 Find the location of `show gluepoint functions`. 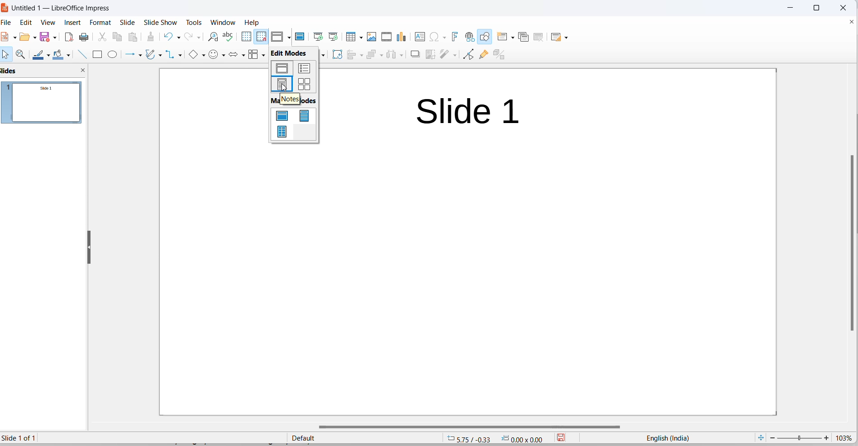

show gluepoint functions is located at coordinates (485, 56).